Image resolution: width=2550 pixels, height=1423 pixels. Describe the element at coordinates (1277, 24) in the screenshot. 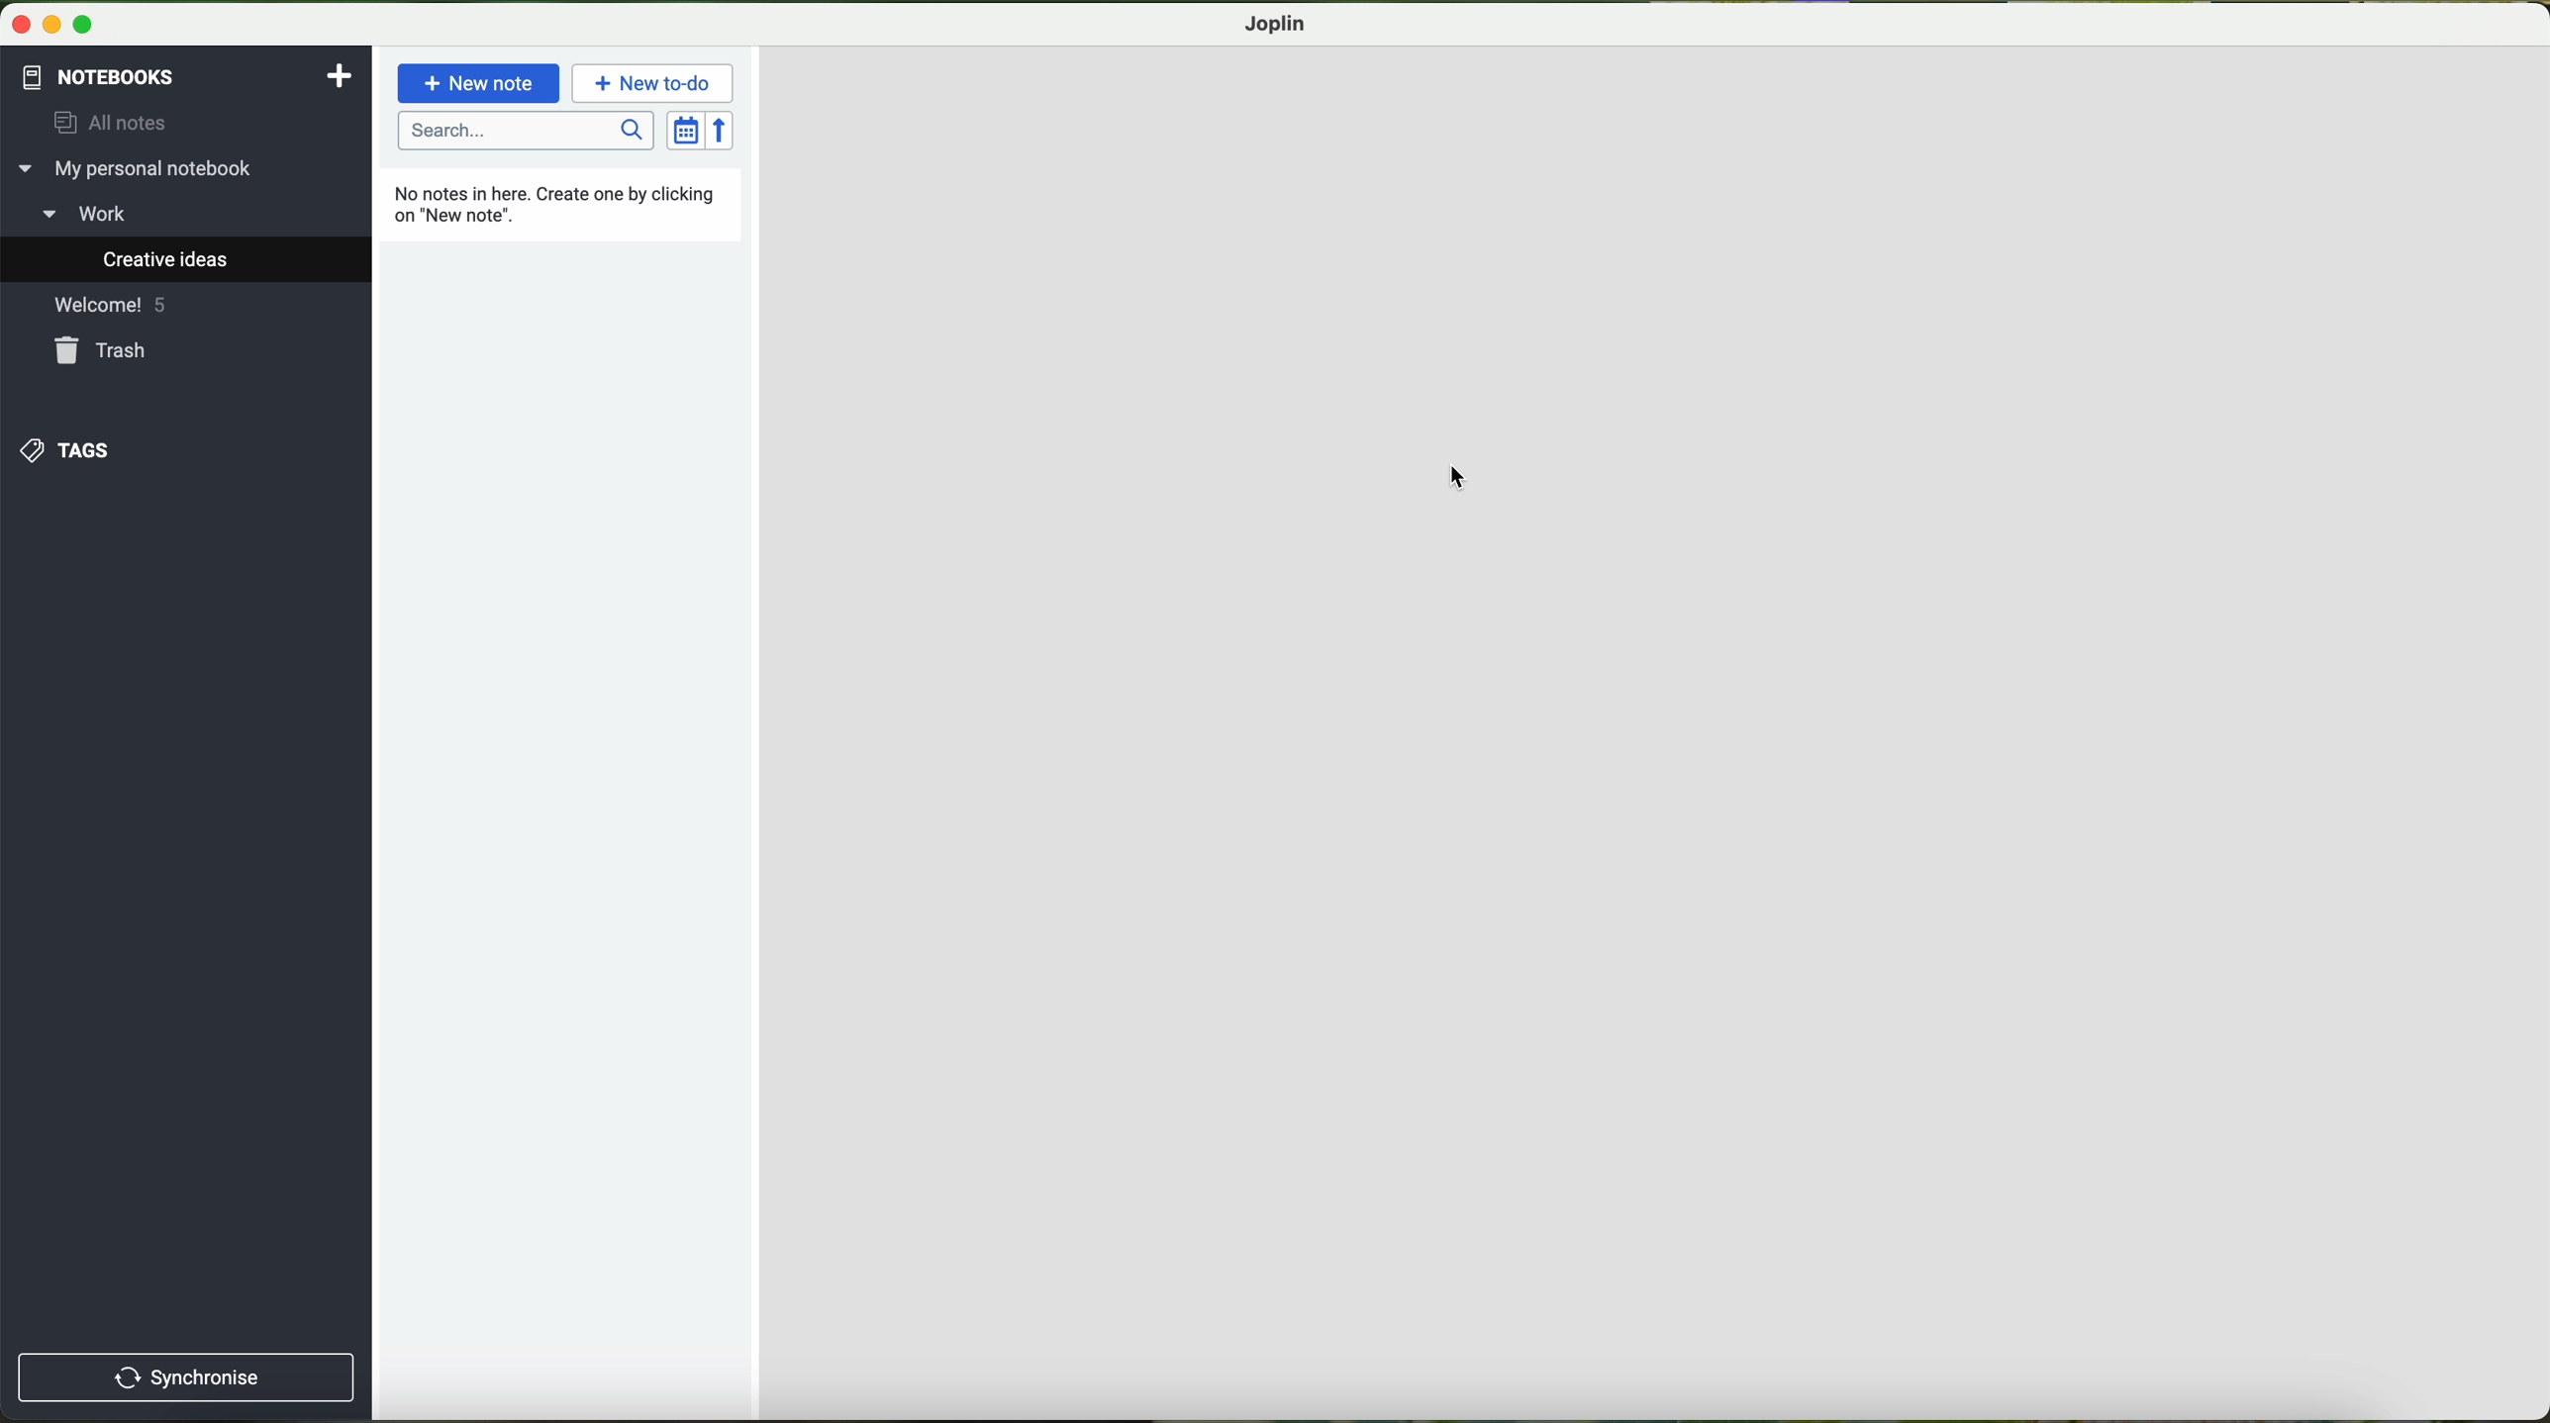

I see `joplin` at that location.